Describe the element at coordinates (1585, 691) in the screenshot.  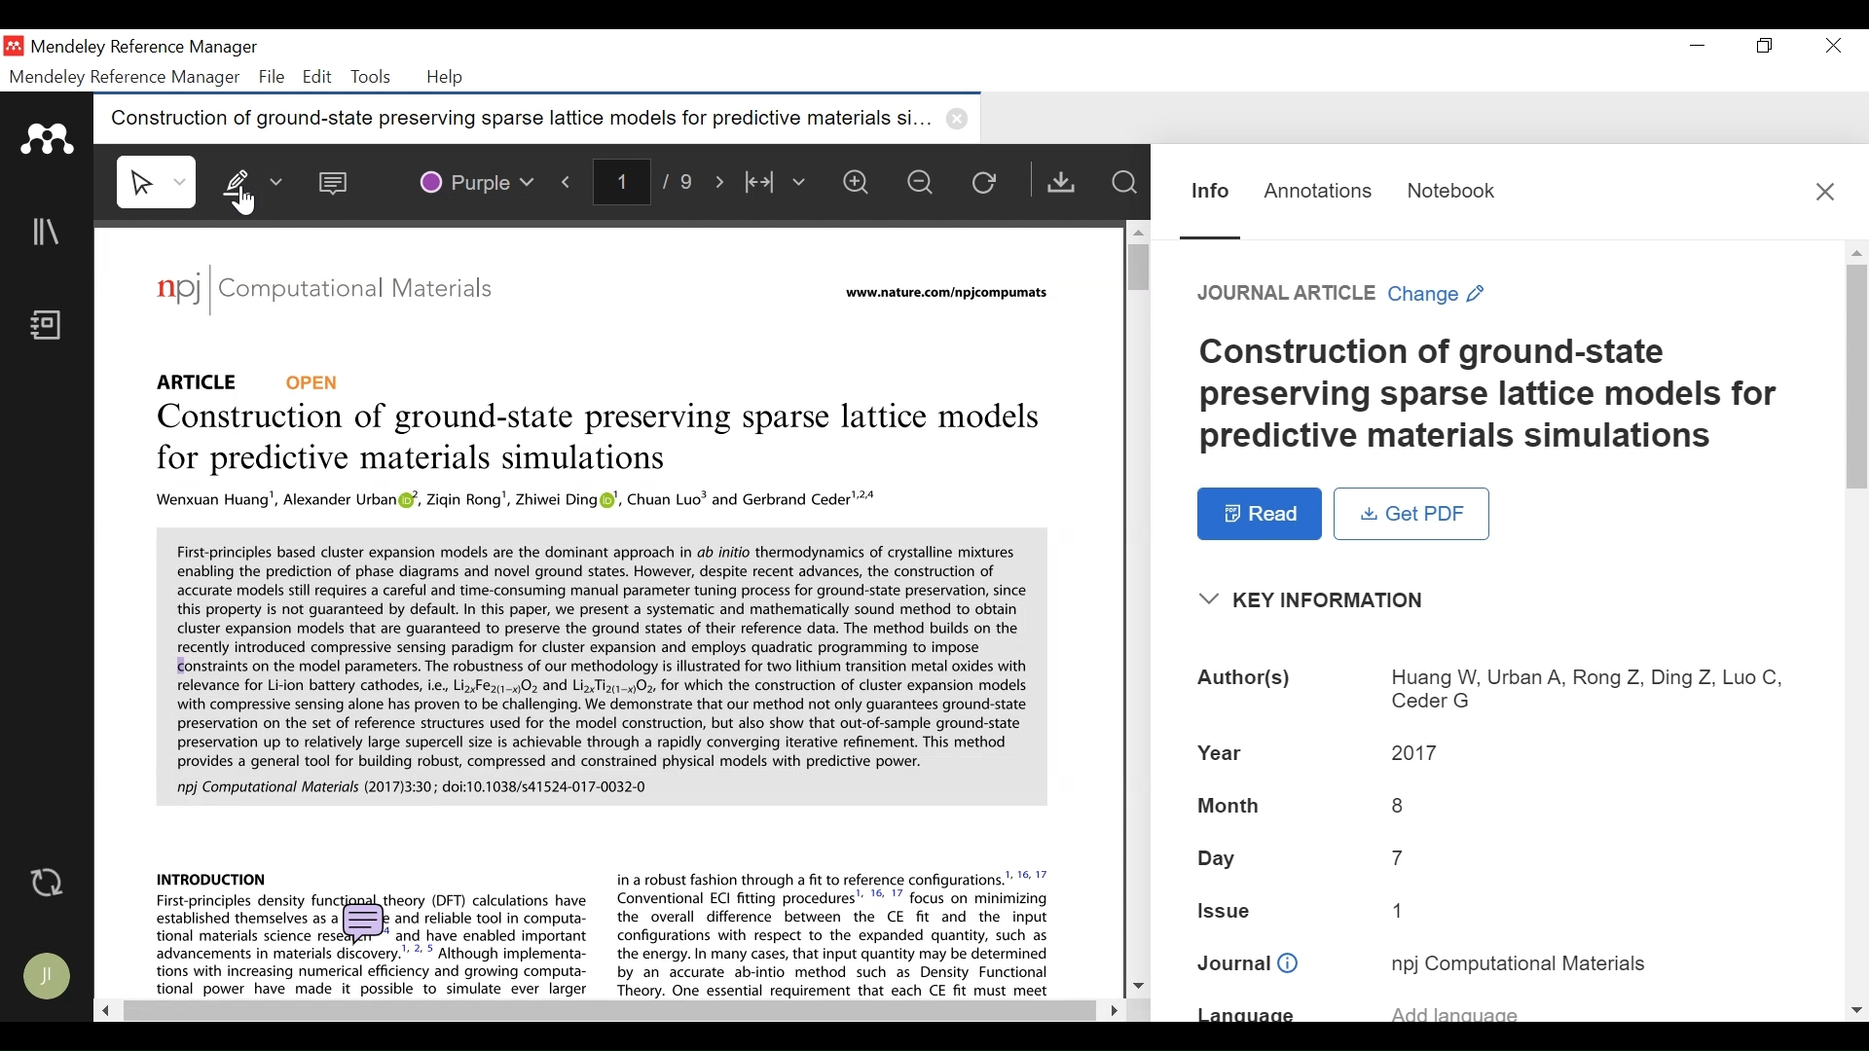
I see `Authors` at that location.